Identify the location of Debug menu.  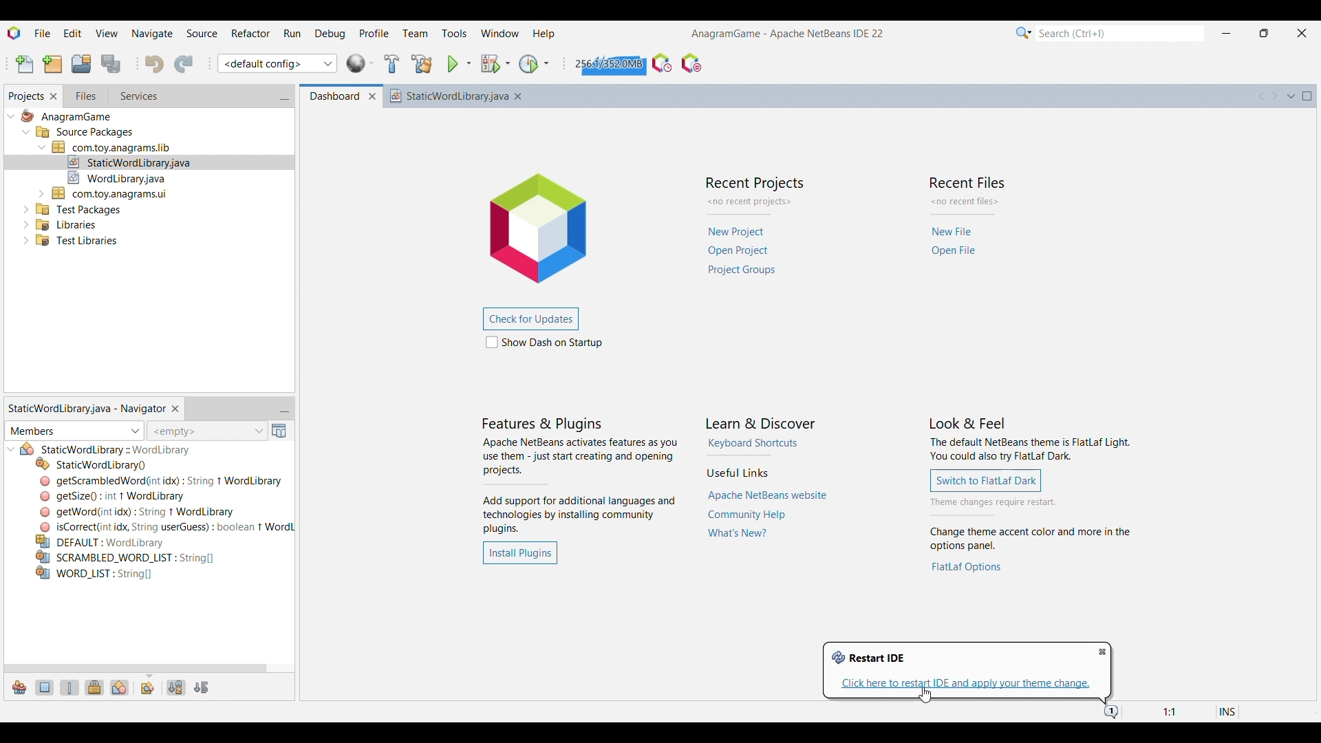
(330, 33).